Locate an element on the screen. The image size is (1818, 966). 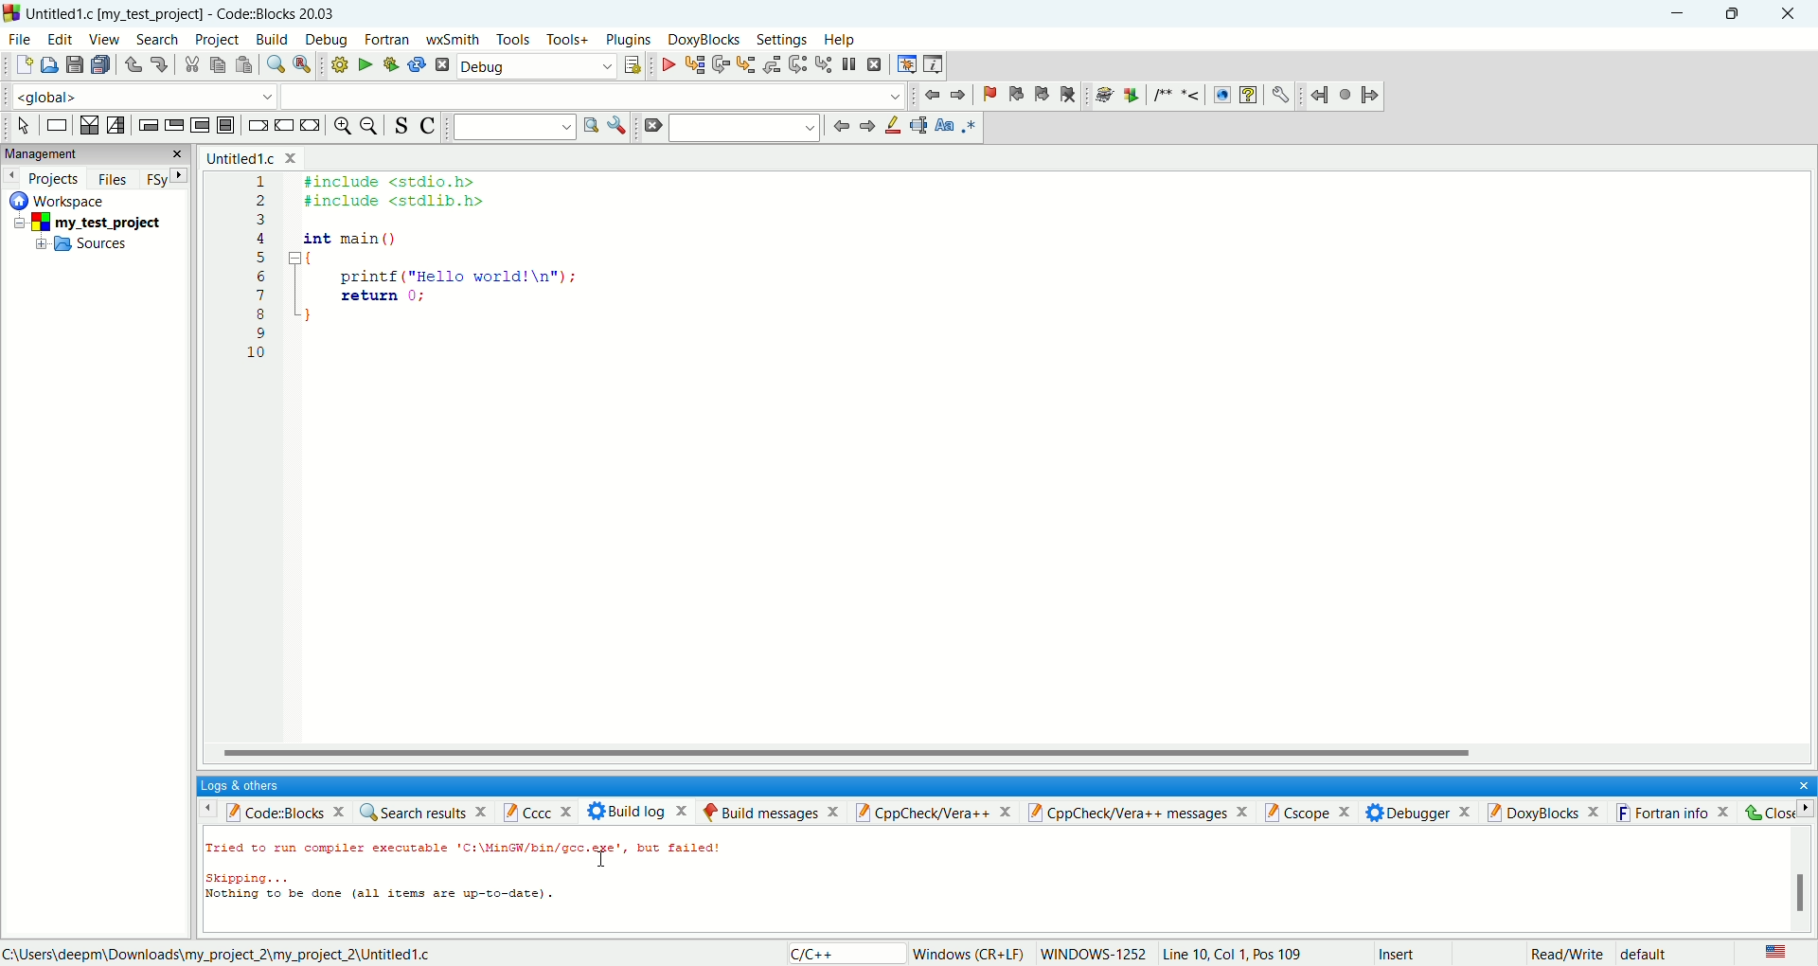
next bookmark is located at coordinates (1039, 98).